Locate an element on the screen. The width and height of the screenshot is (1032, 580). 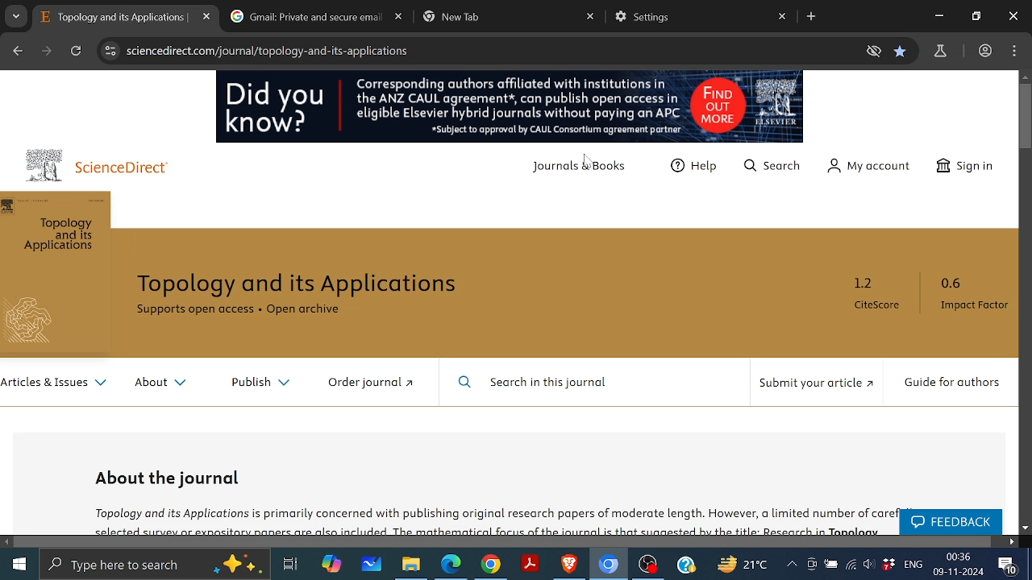
whiteboard is located at coordinates (372, 566).